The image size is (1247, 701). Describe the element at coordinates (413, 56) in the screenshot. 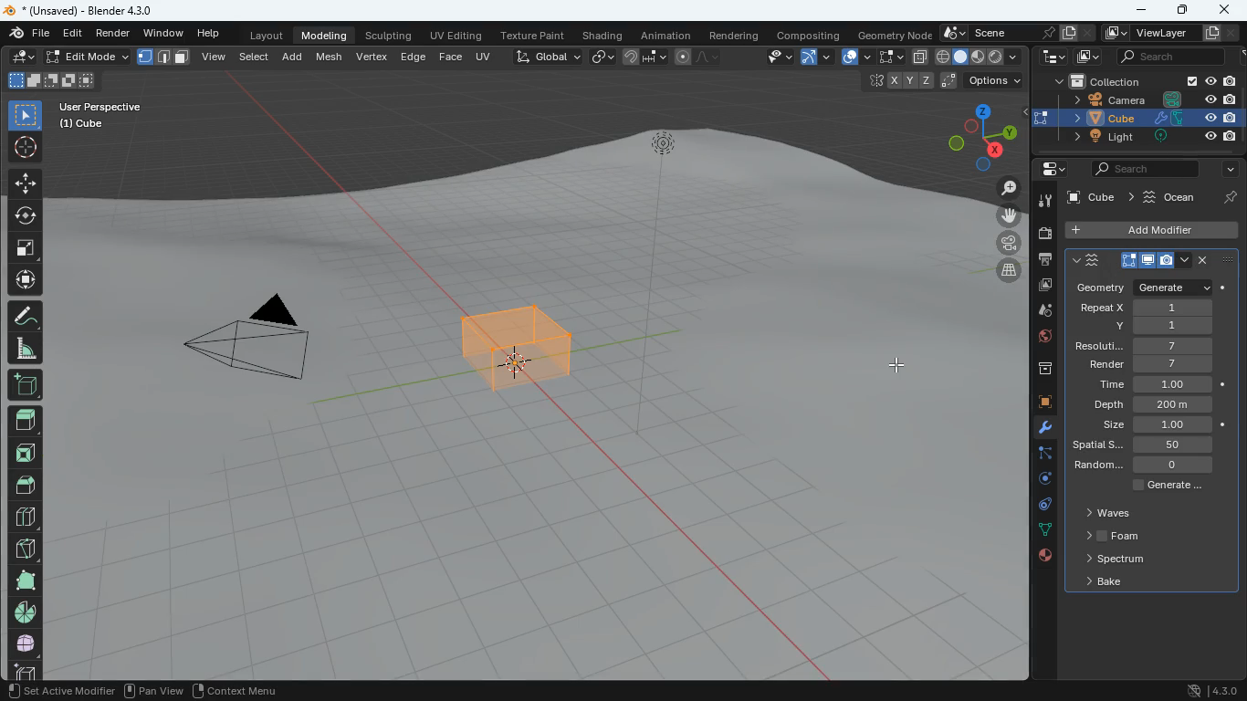

I see `edge` at that location.